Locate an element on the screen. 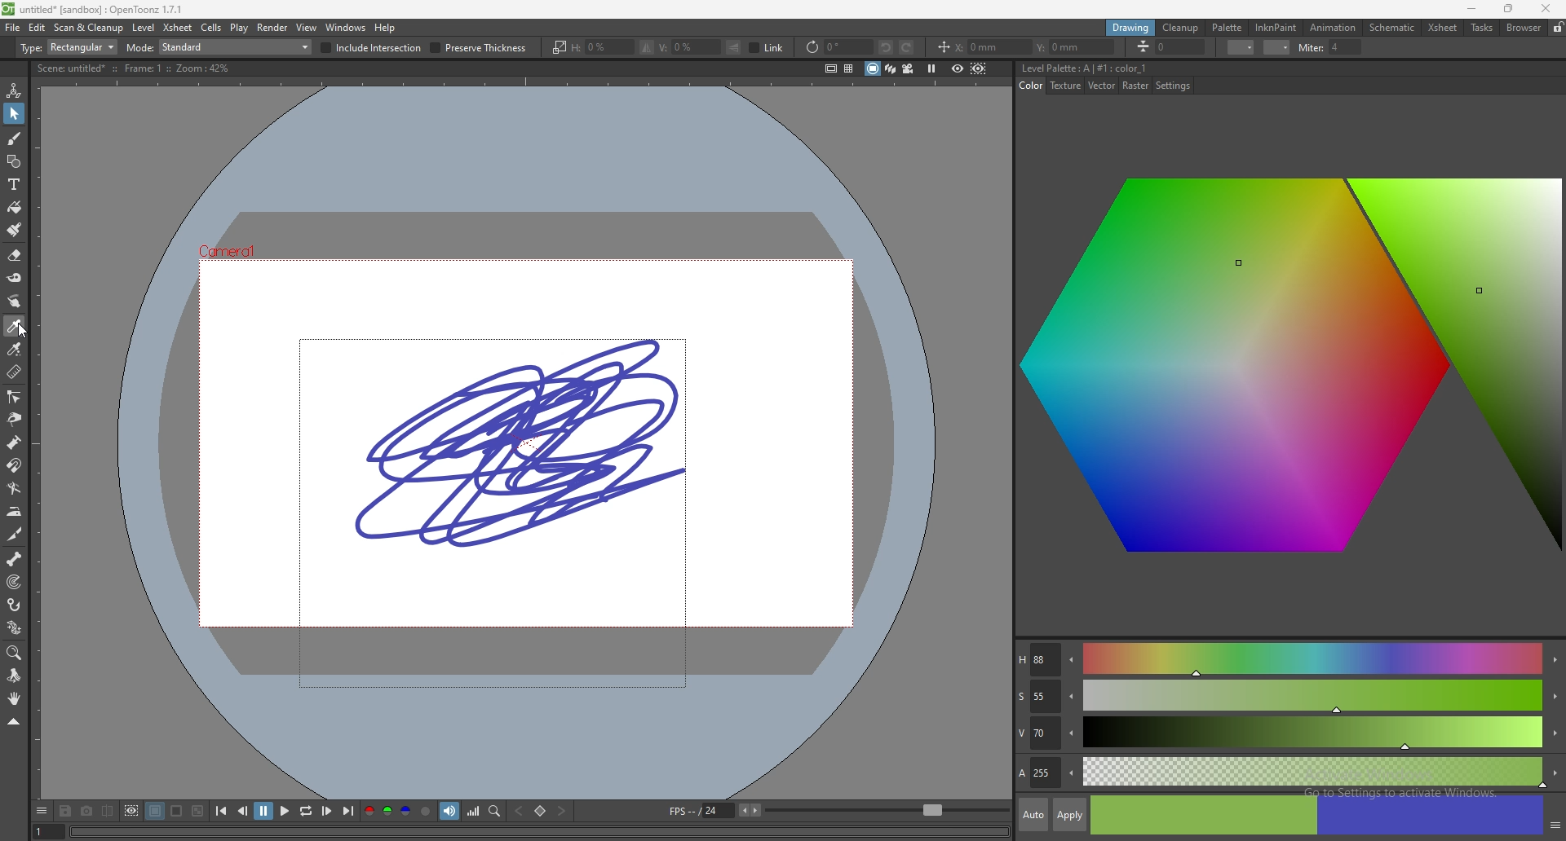  freeze is located at coordinates (931, 68).